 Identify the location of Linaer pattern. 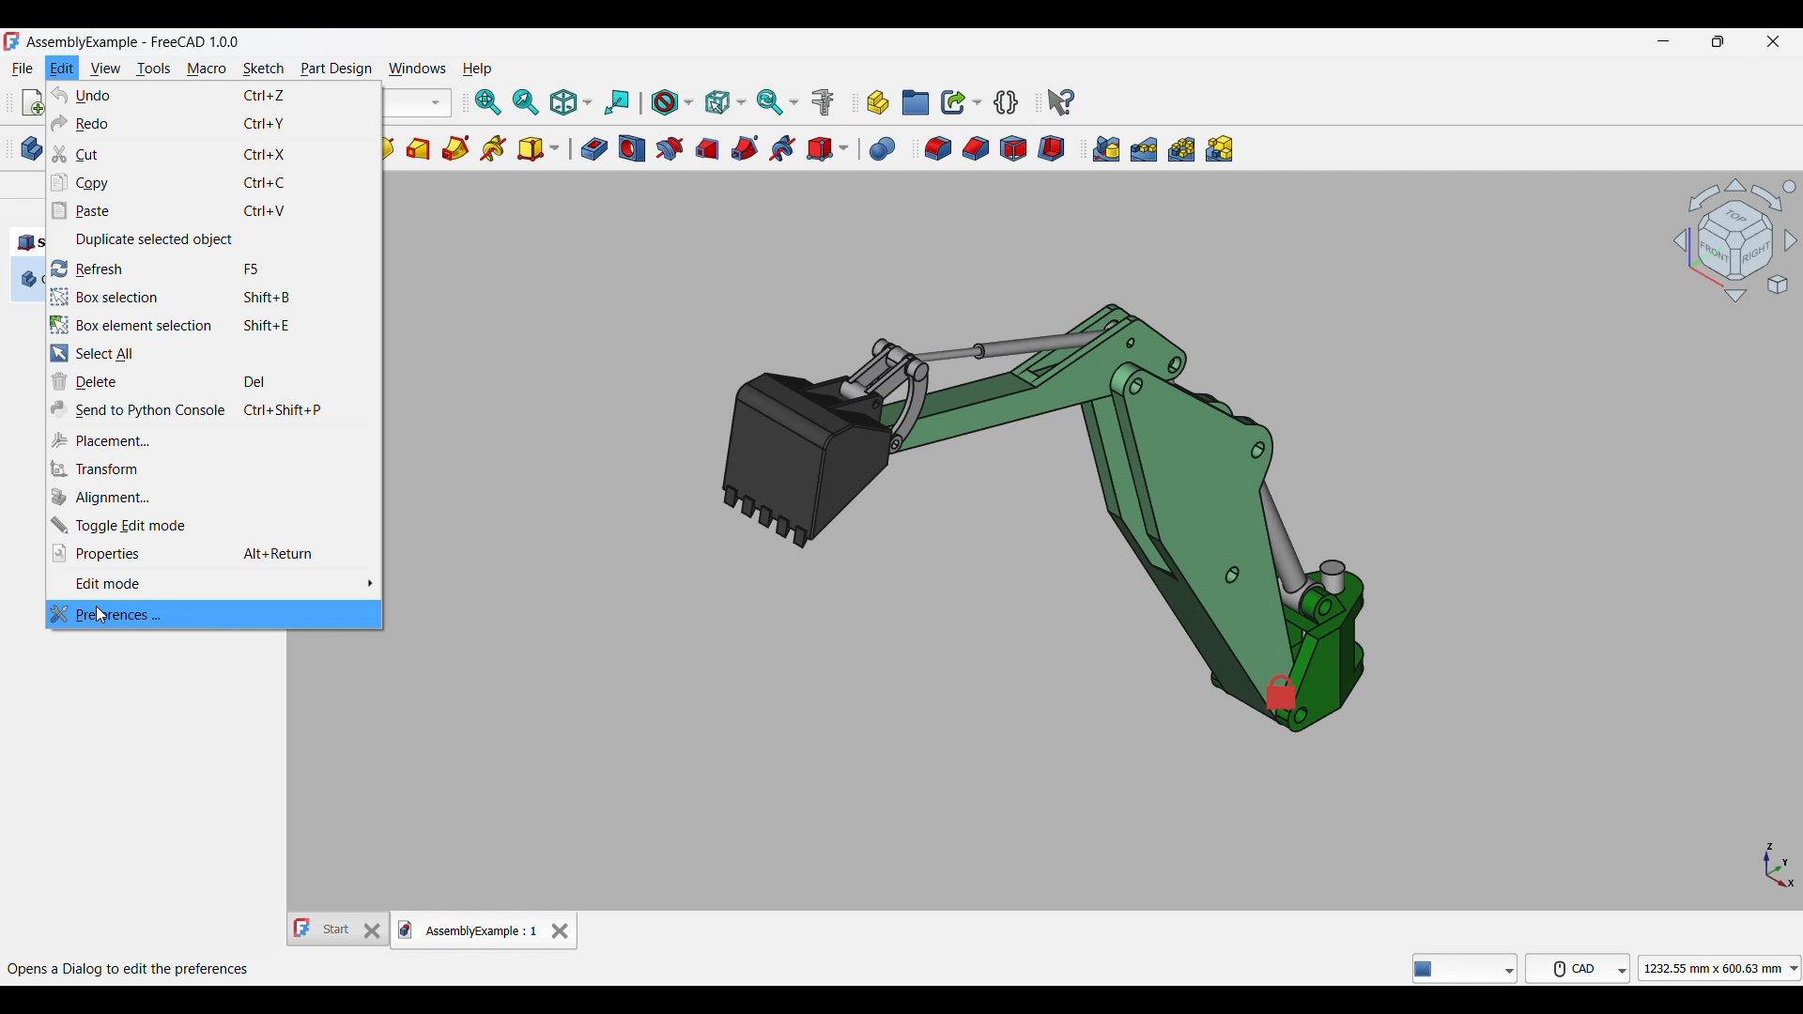
(1145, 149).